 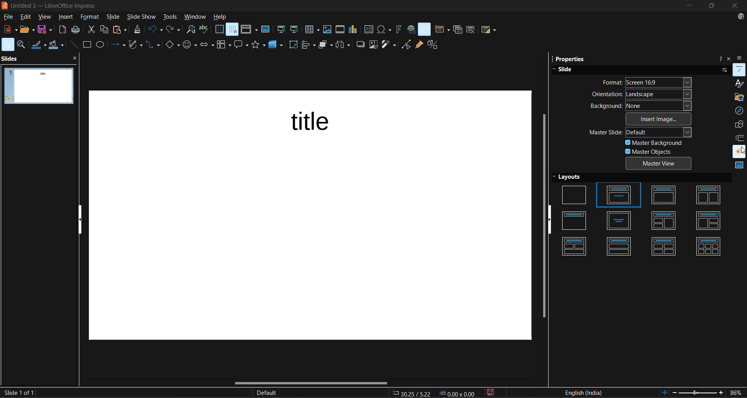 What do you see at coordinates (153, 45) in the screenshot?
I see `connectors` at bounding box center [153, 45].